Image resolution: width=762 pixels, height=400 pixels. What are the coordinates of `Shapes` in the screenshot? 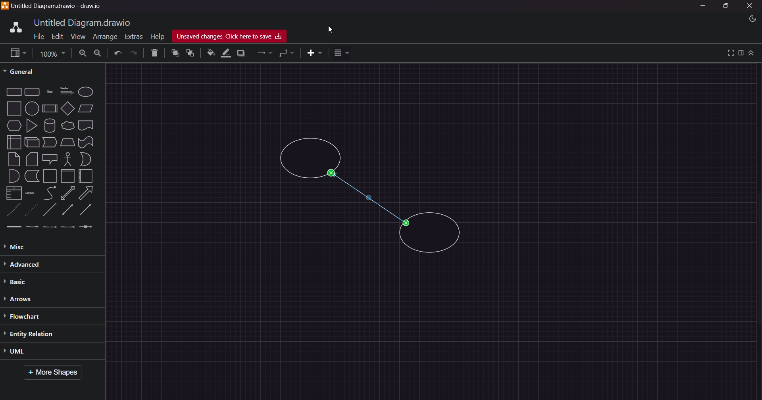 It's located at (50, 159).